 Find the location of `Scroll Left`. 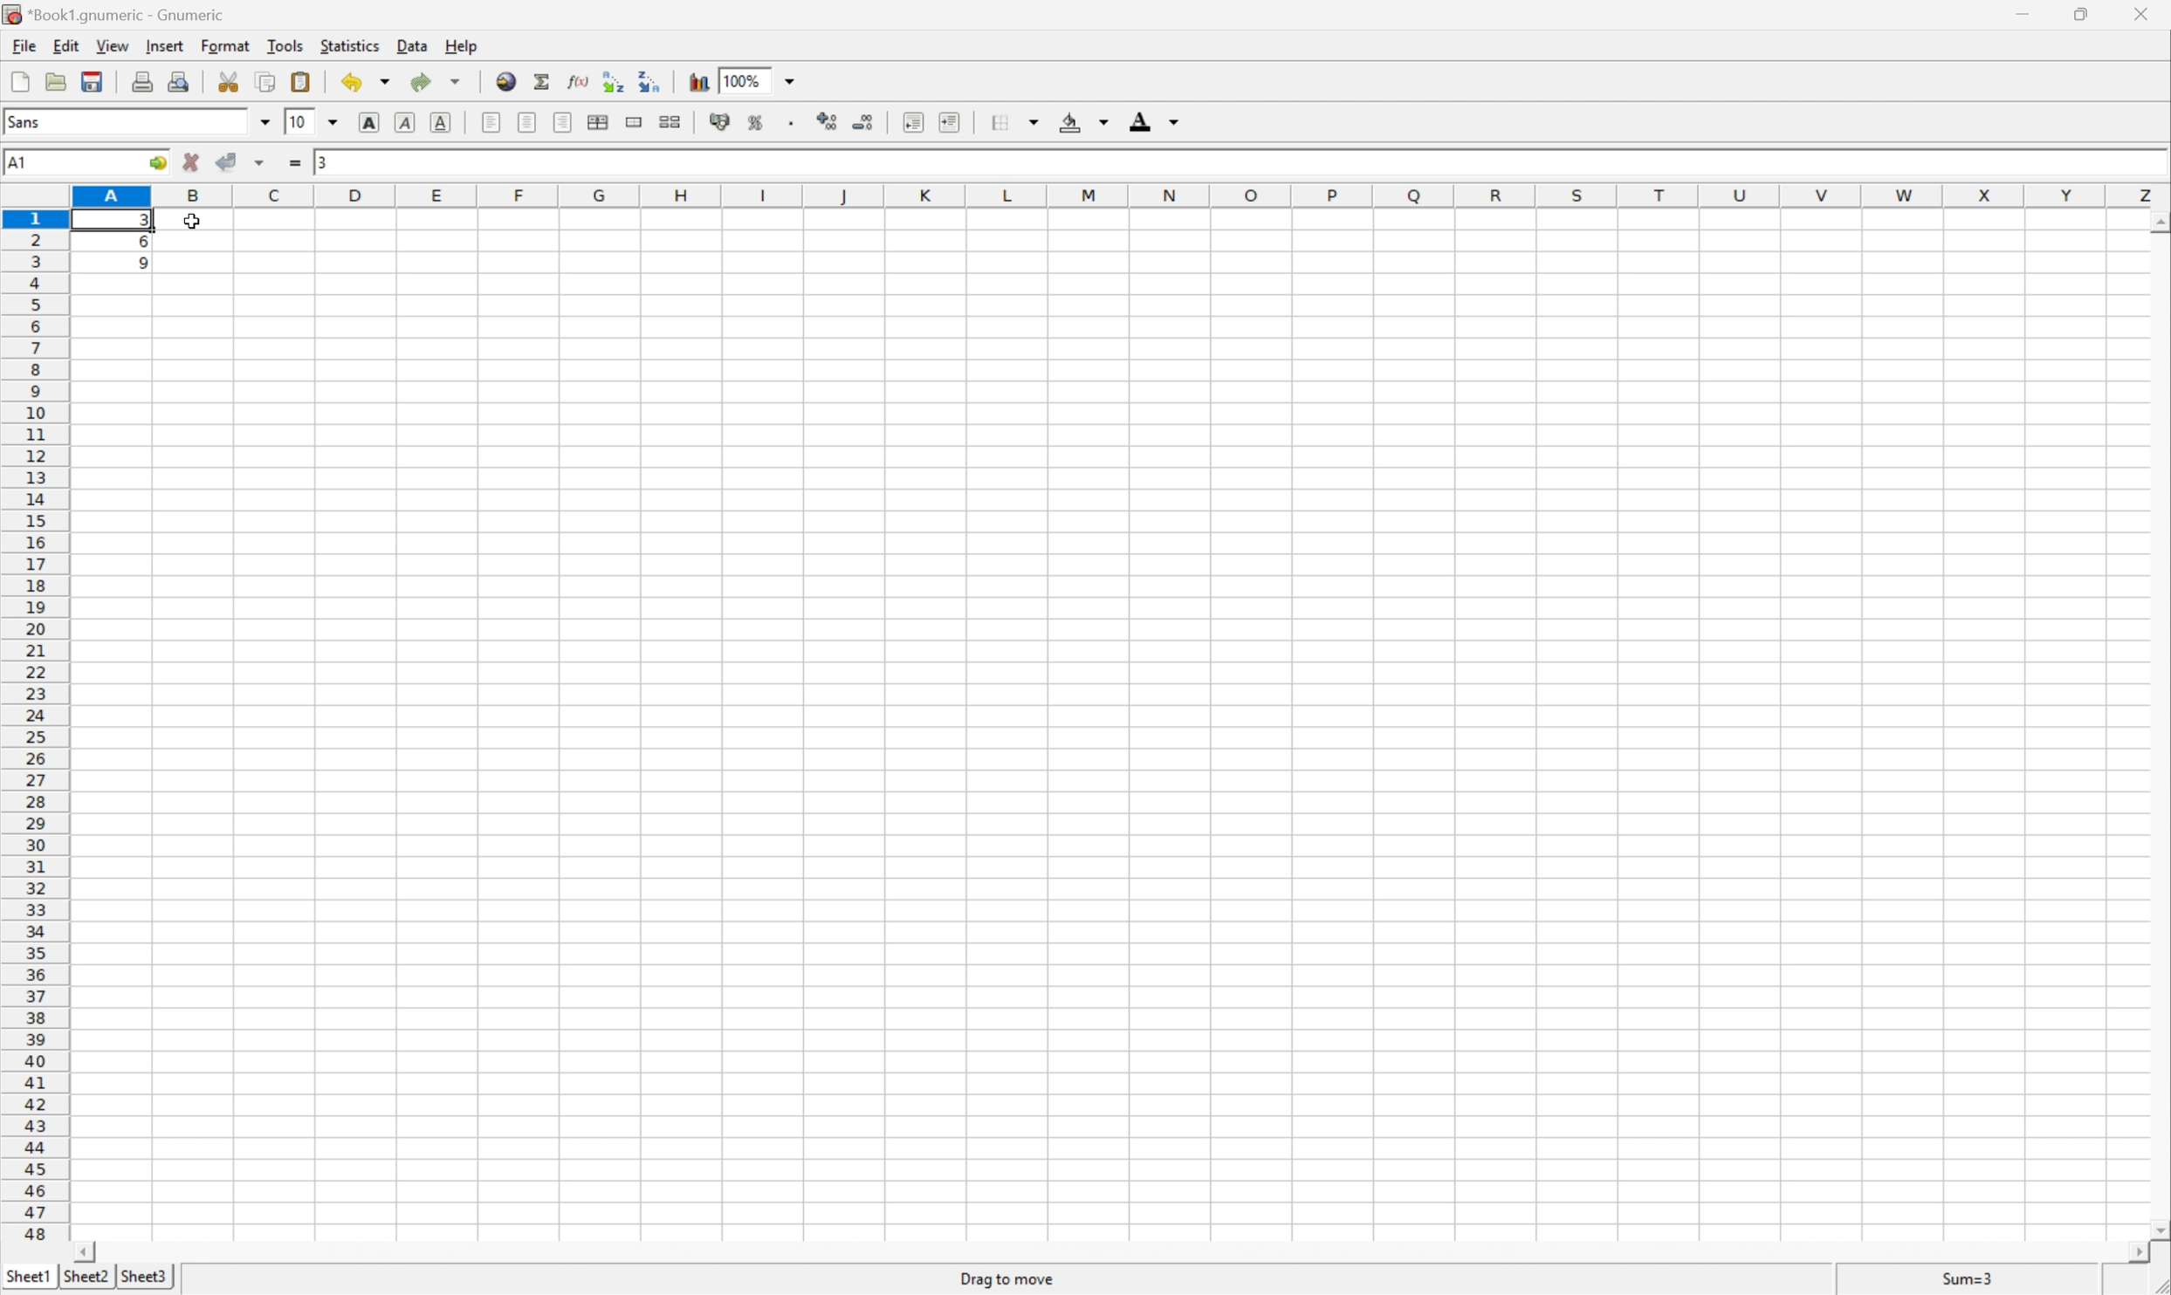

Scroll Left is located at coordinates (86, 1250).